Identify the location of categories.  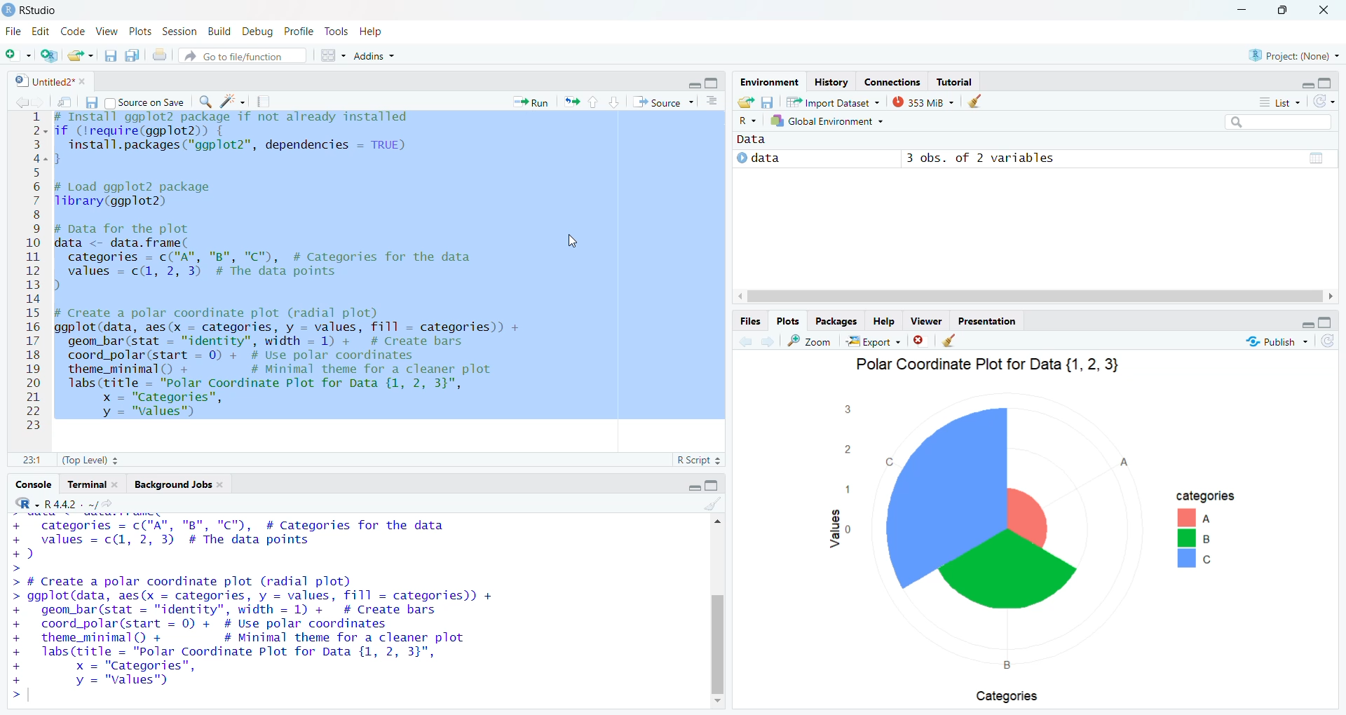
(1211, 496).